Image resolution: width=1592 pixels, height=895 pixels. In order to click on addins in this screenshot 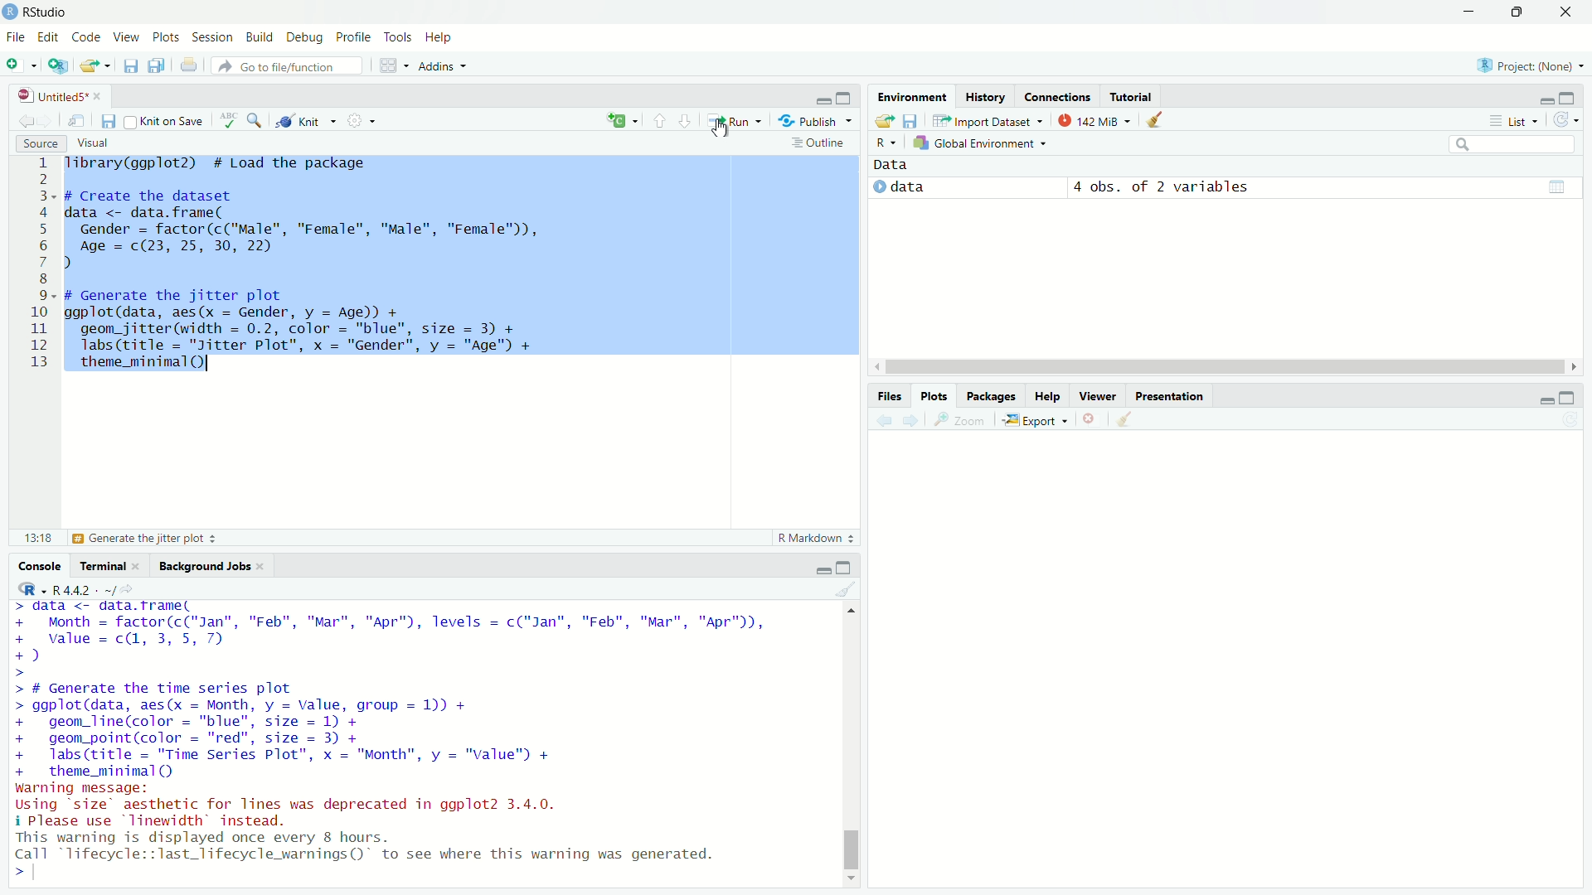, I will do `click(443, 65)`.